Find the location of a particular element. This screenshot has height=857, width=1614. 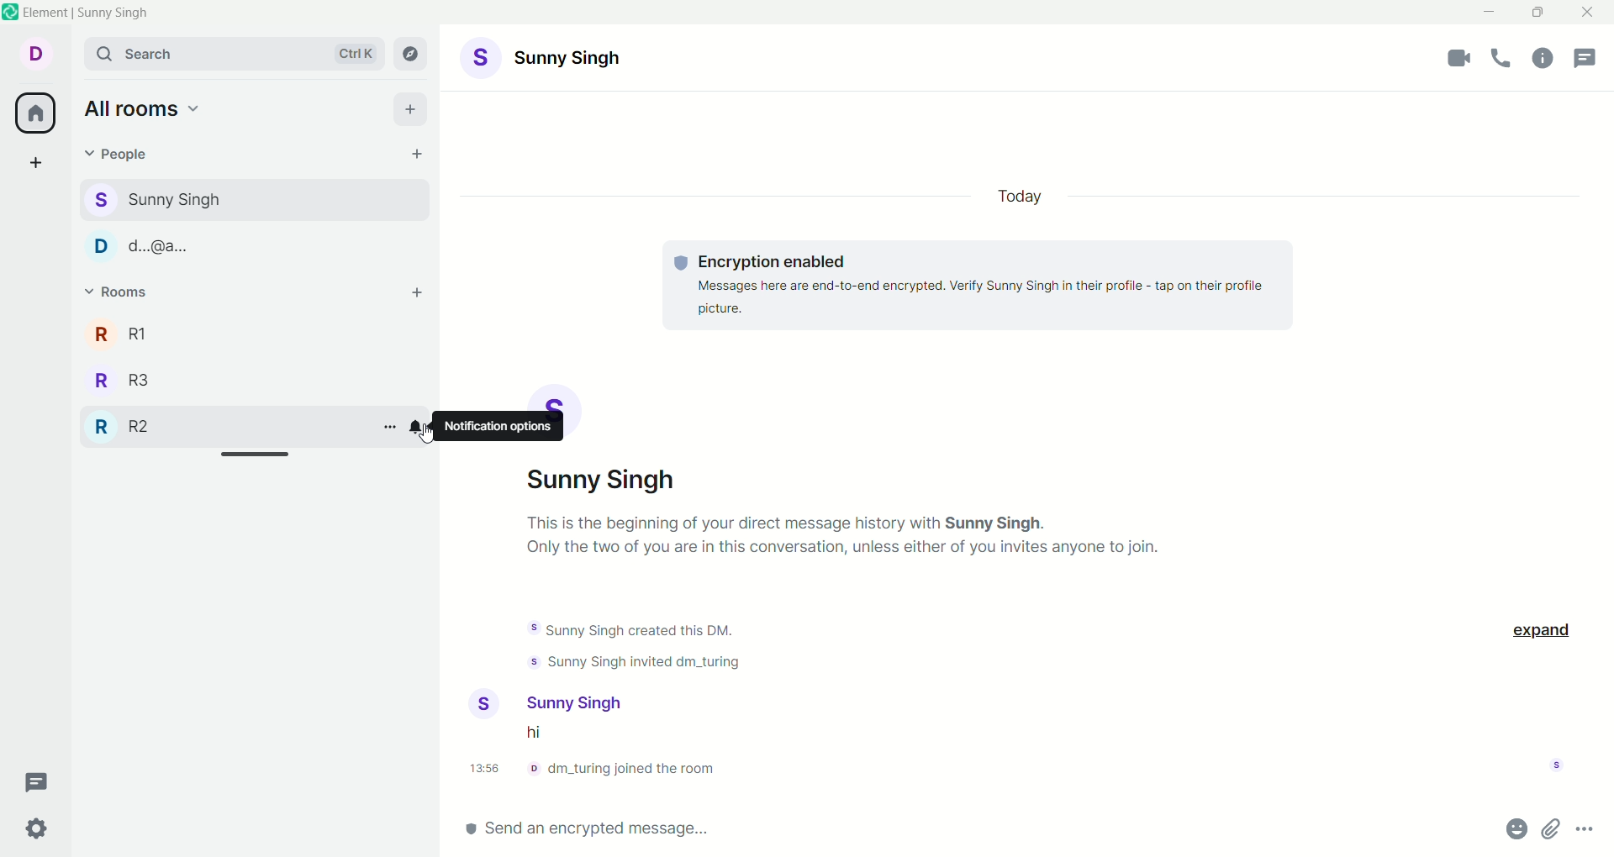

maximize is located at coordinates (1539, 13).